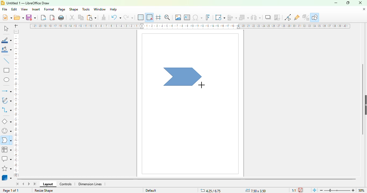 Image resolution: width=367 pixels, height=193 pixels. I want to click on rectangle, so click(7, 70).